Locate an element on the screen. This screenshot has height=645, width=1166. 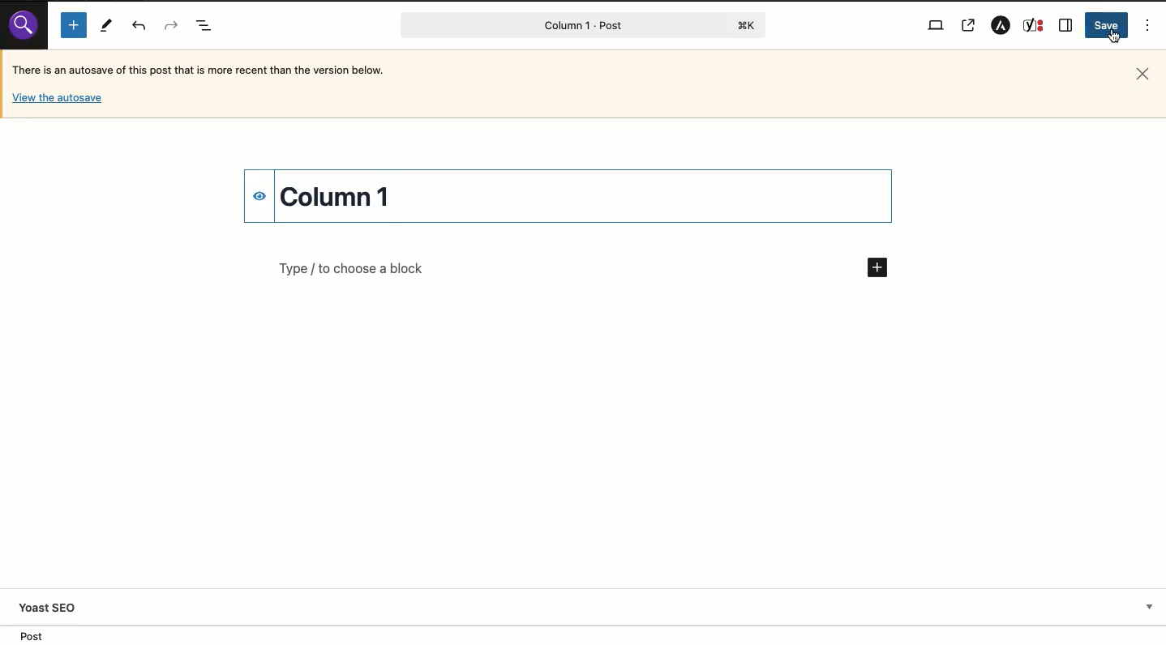
Post is located at coordinates (584, 25).